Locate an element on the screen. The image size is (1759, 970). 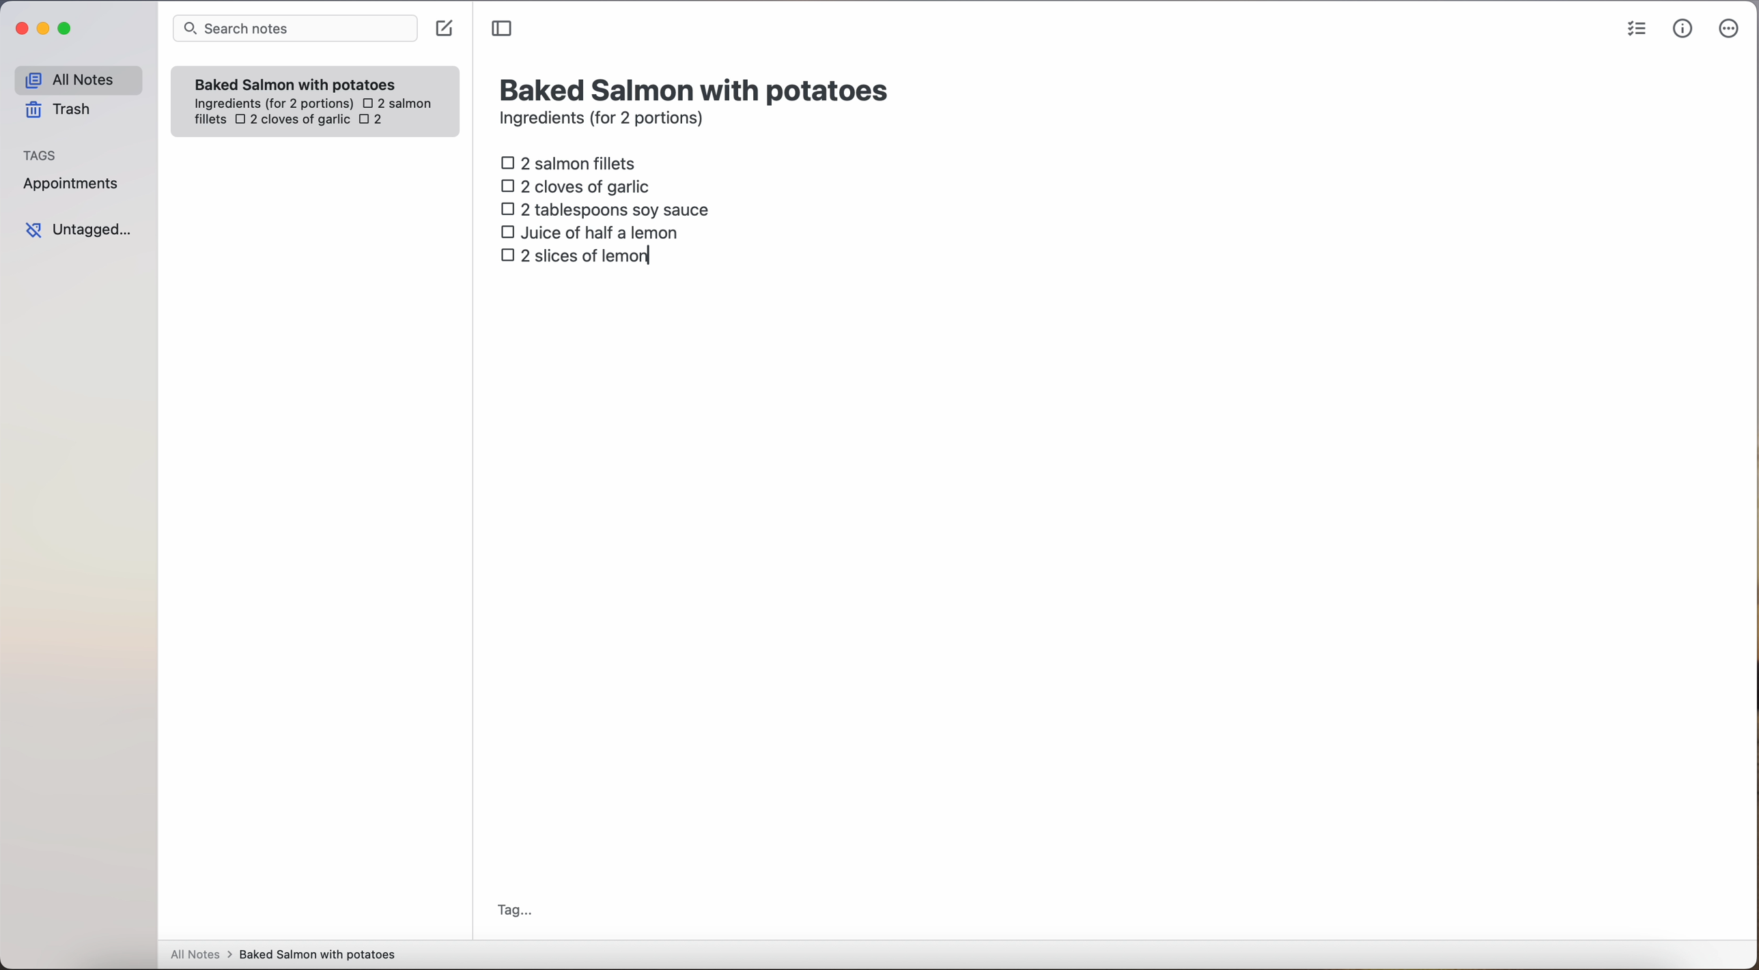
all notes is located at coordinates (78, 79).